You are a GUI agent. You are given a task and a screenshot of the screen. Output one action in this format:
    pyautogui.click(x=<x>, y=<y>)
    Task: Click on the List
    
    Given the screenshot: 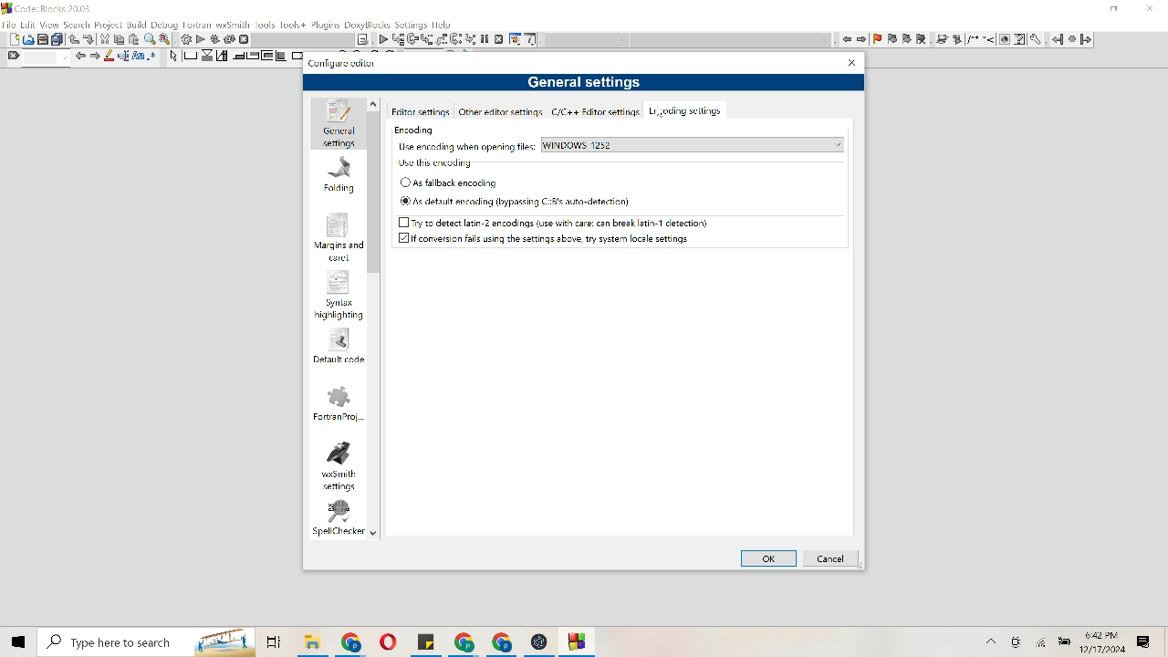 What is the action you would take?
    pyautogui.click(x=433, y=39)
    